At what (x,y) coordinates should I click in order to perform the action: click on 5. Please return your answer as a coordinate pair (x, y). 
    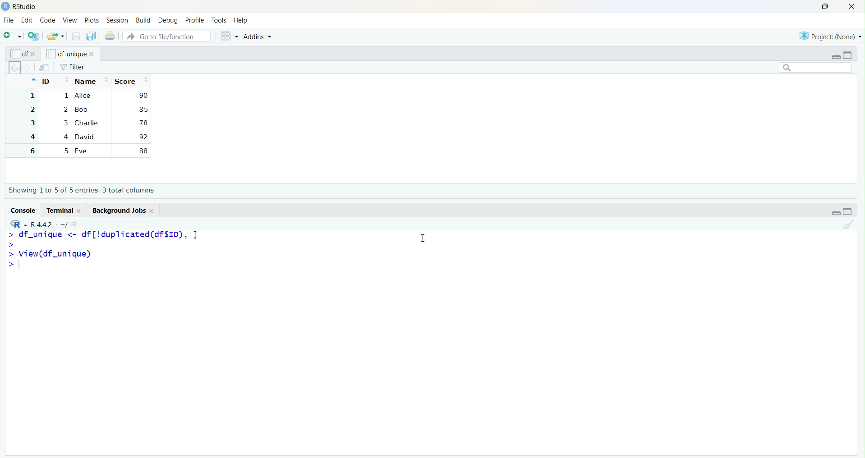
    Looking at the image, I should click on (31, 151).